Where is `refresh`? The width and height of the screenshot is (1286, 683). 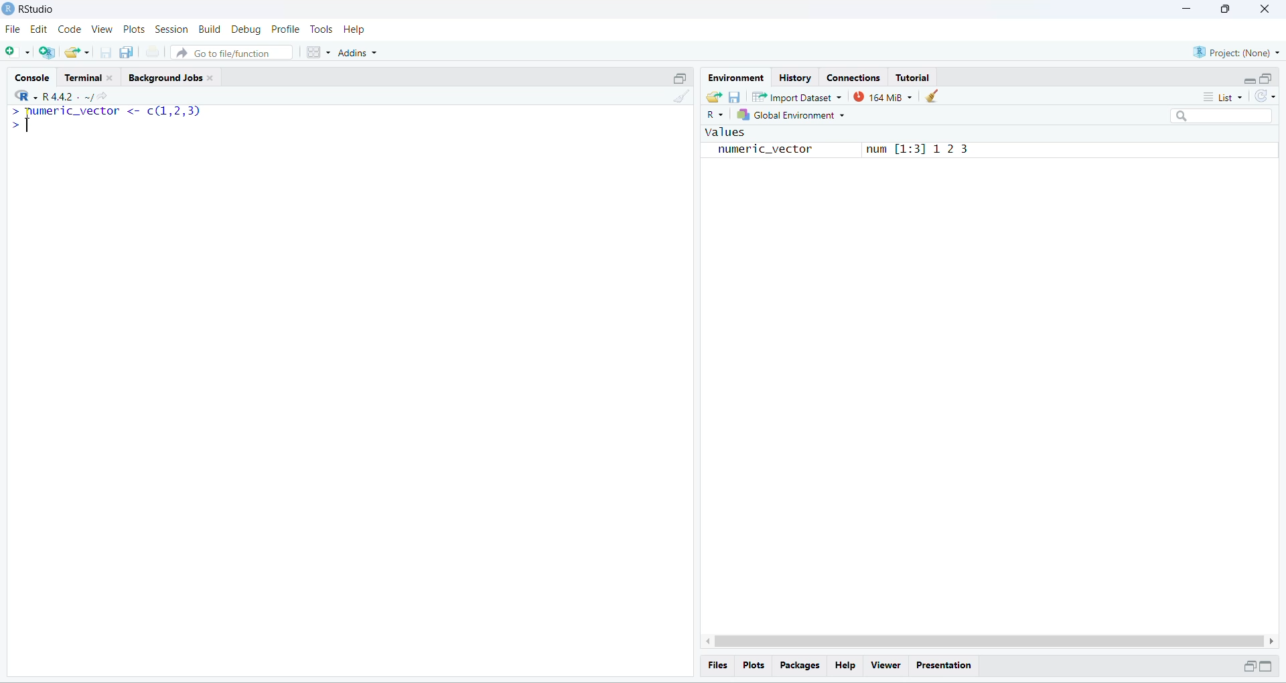
refresh is located at coordinates (1265, 96).